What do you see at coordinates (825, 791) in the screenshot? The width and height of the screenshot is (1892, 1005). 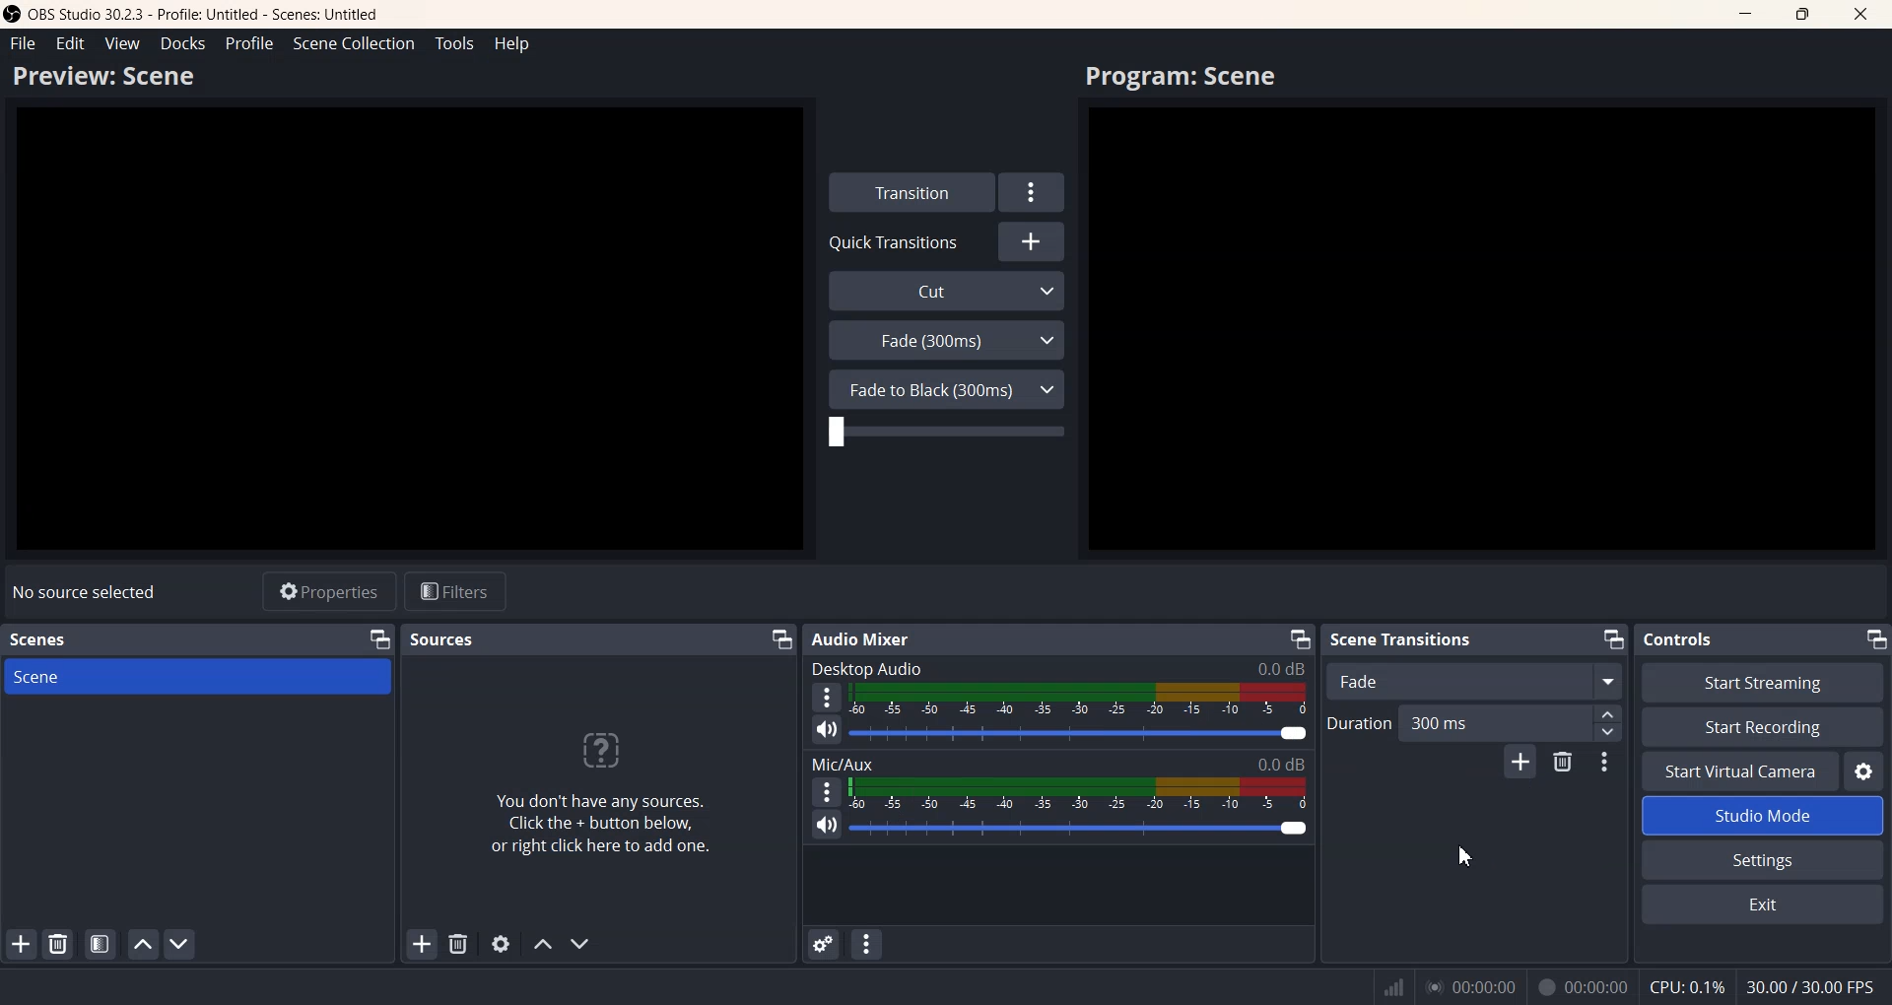 I see `More` at bounding box center [825, 791].